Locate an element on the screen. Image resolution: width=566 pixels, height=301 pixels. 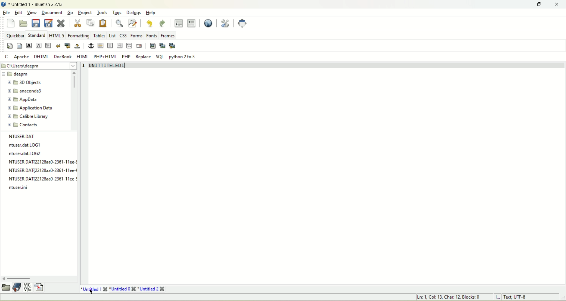
save file as  is located at coordinates (48, 24).